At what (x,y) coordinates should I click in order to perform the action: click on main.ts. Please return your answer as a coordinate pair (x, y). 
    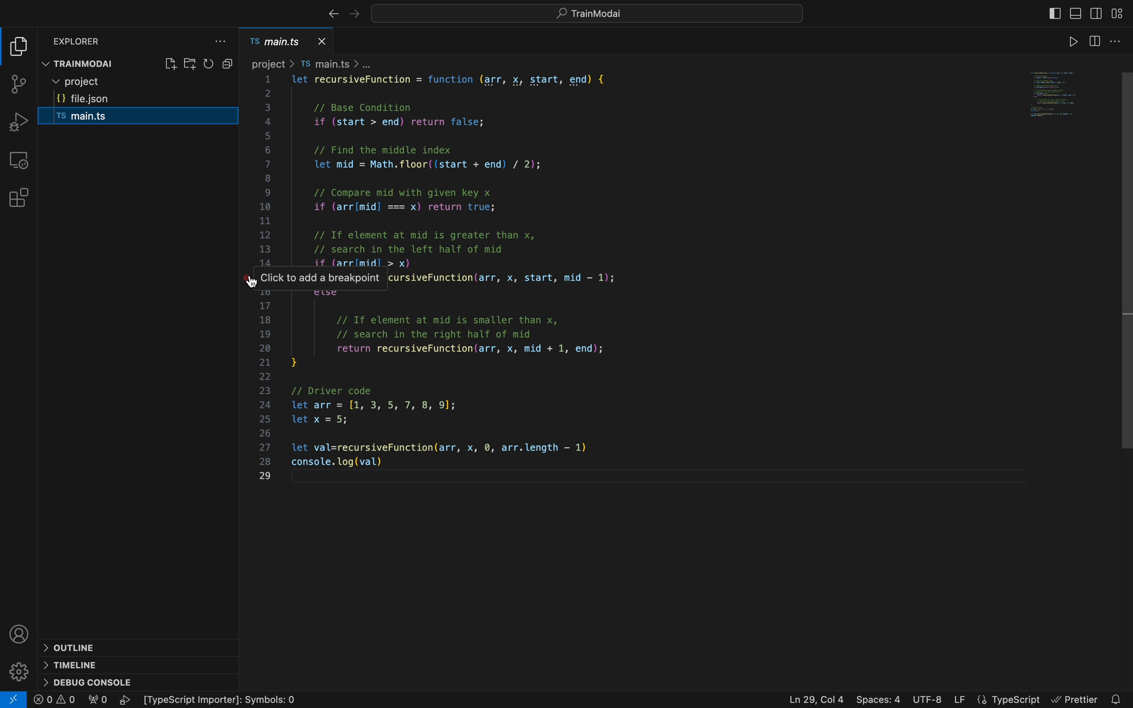
    Looking at the image, I should click on (287, 40).